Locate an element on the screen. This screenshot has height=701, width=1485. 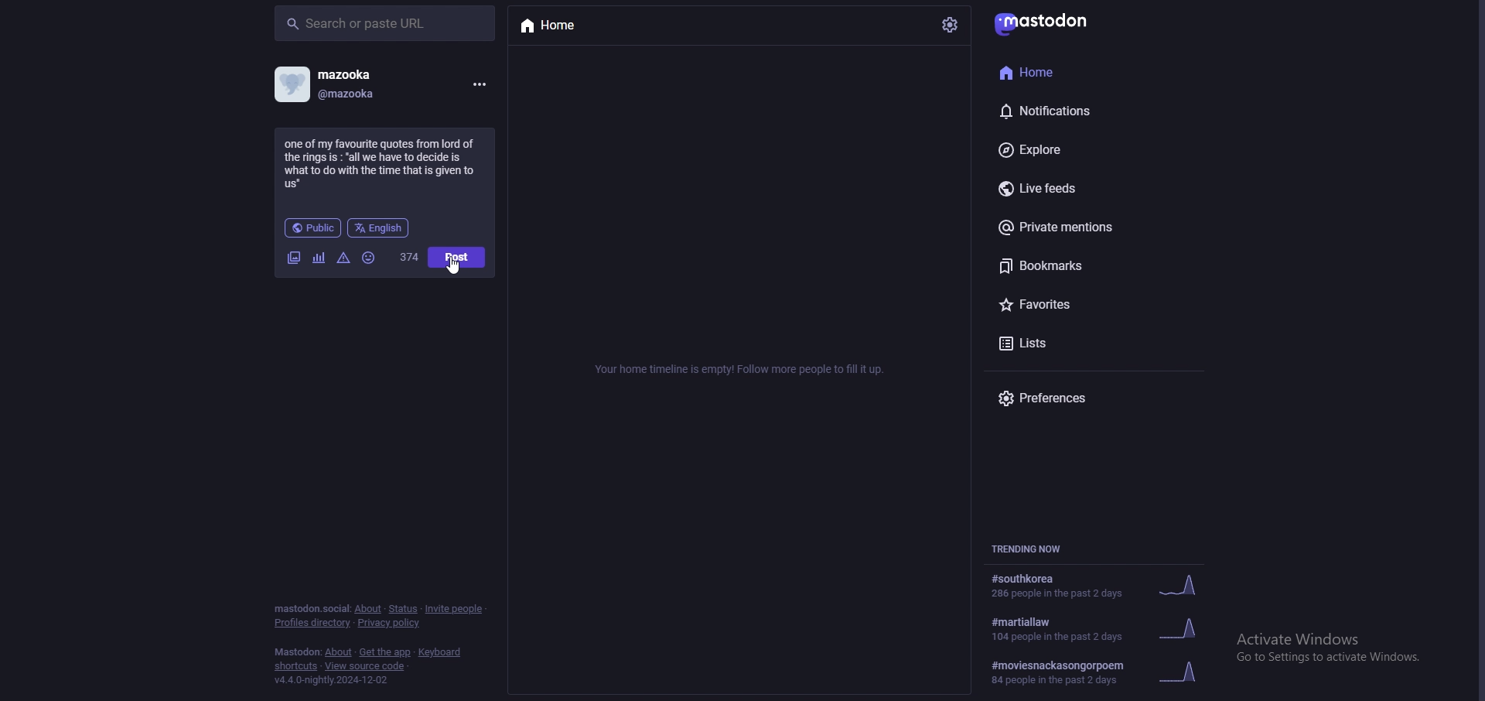
audience is located at coordinates (312, 227).